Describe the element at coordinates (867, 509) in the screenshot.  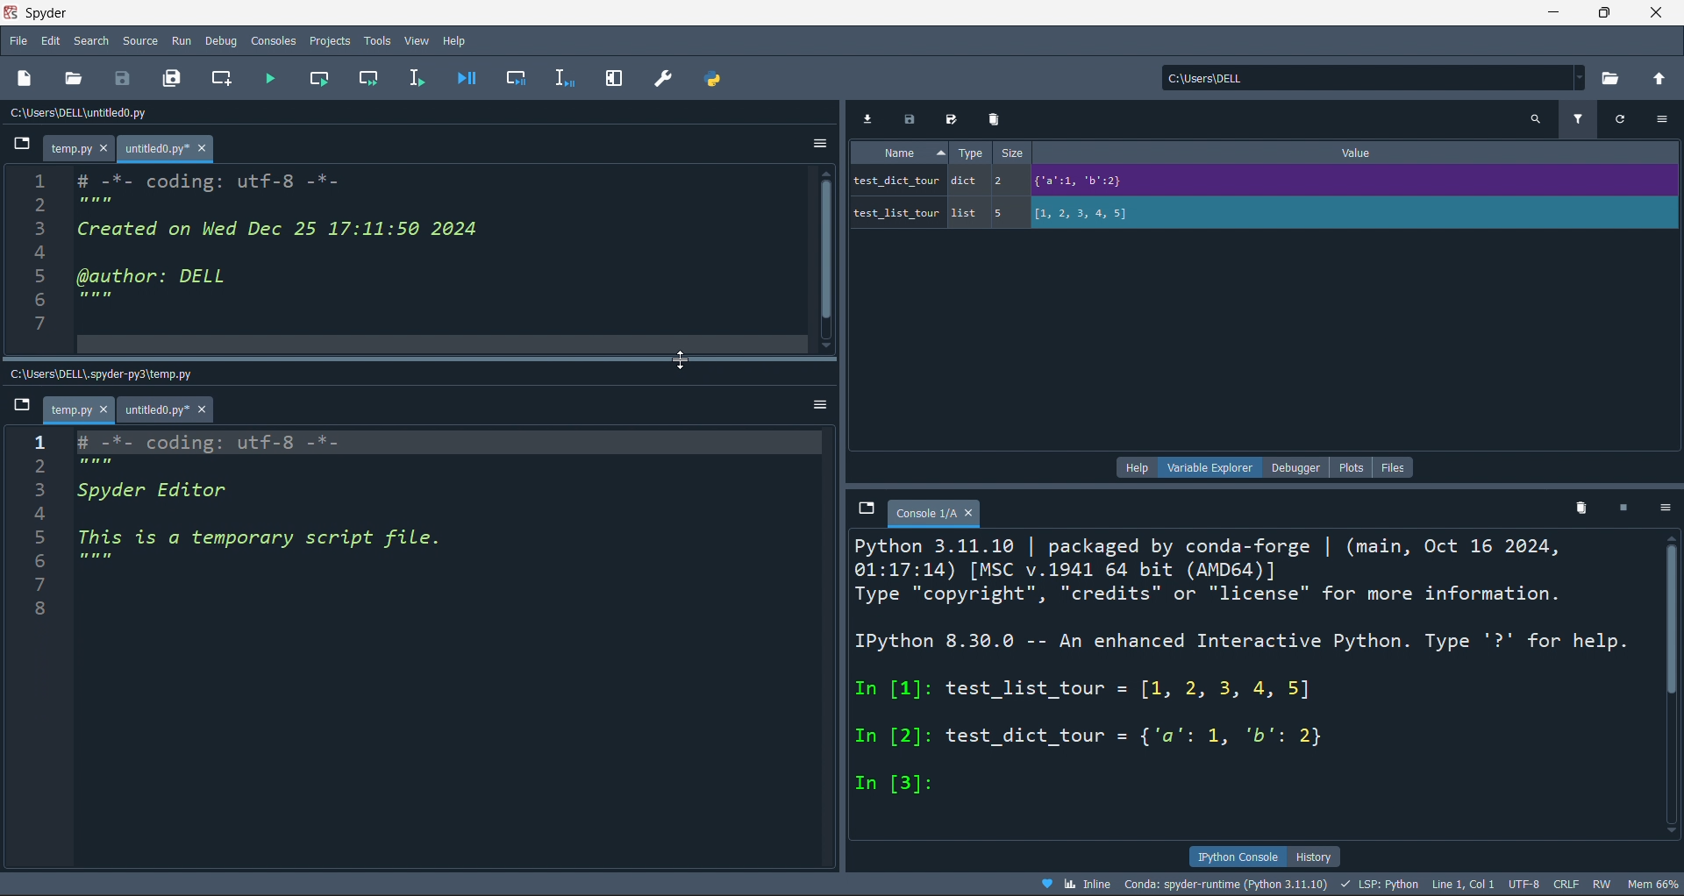
I see `browse tabs` at that location.